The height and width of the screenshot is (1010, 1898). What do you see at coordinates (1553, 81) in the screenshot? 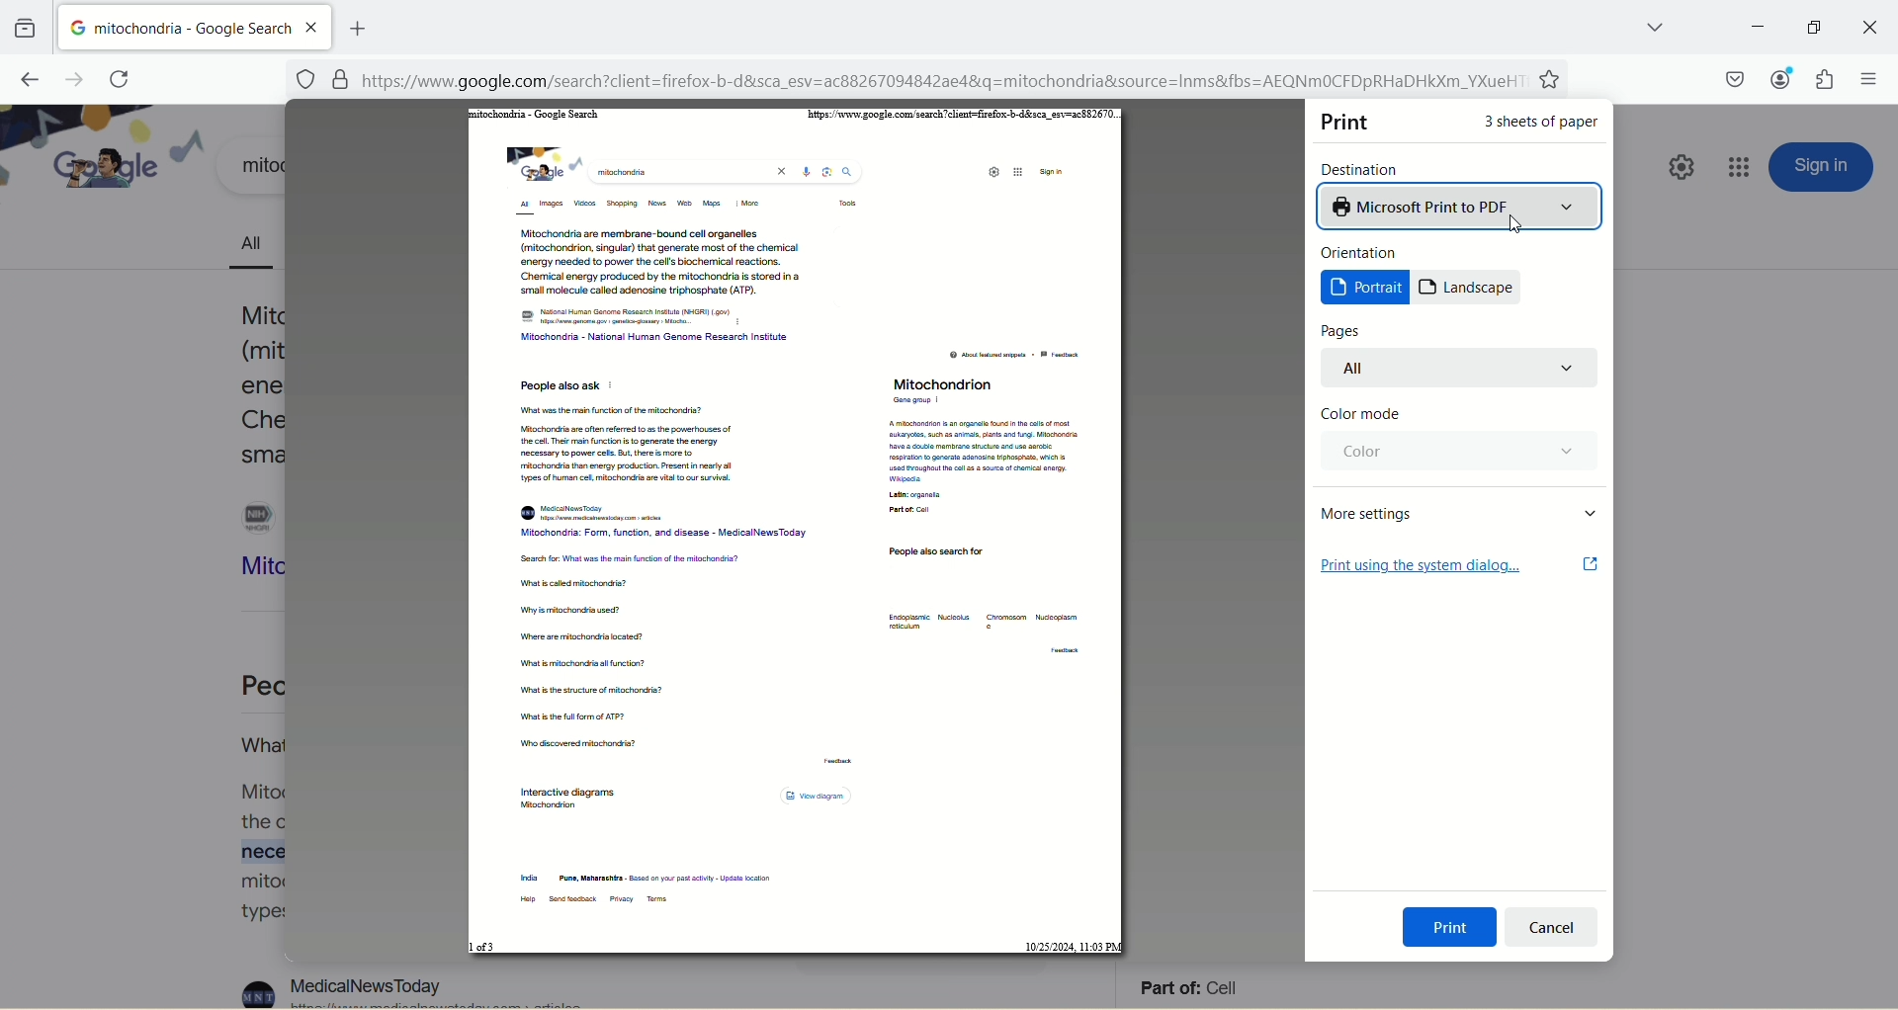
I see `favorites ` at bounding box center [1553, 81].